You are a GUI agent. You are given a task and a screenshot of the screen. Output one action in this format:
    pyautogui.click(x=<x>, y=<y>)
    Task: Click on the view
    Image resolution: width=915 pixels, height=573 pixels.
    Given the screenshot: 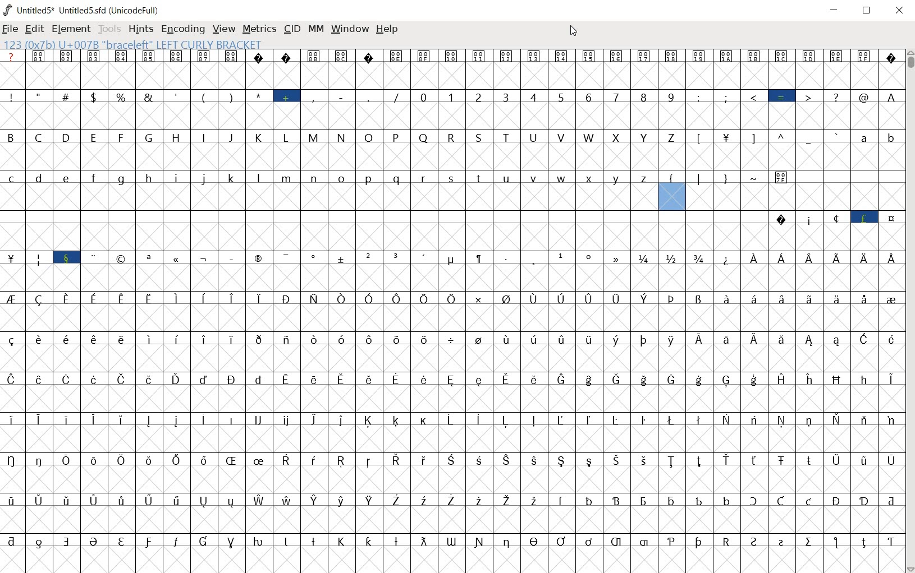 What is the action you would take?
    pyautogui.click(x=222, y=29)
    